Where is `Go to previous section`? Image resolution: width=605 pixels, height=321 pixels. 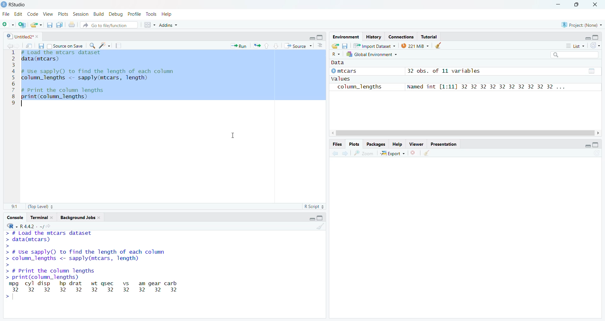
Go to previous section is located at coordinates (266, 46).